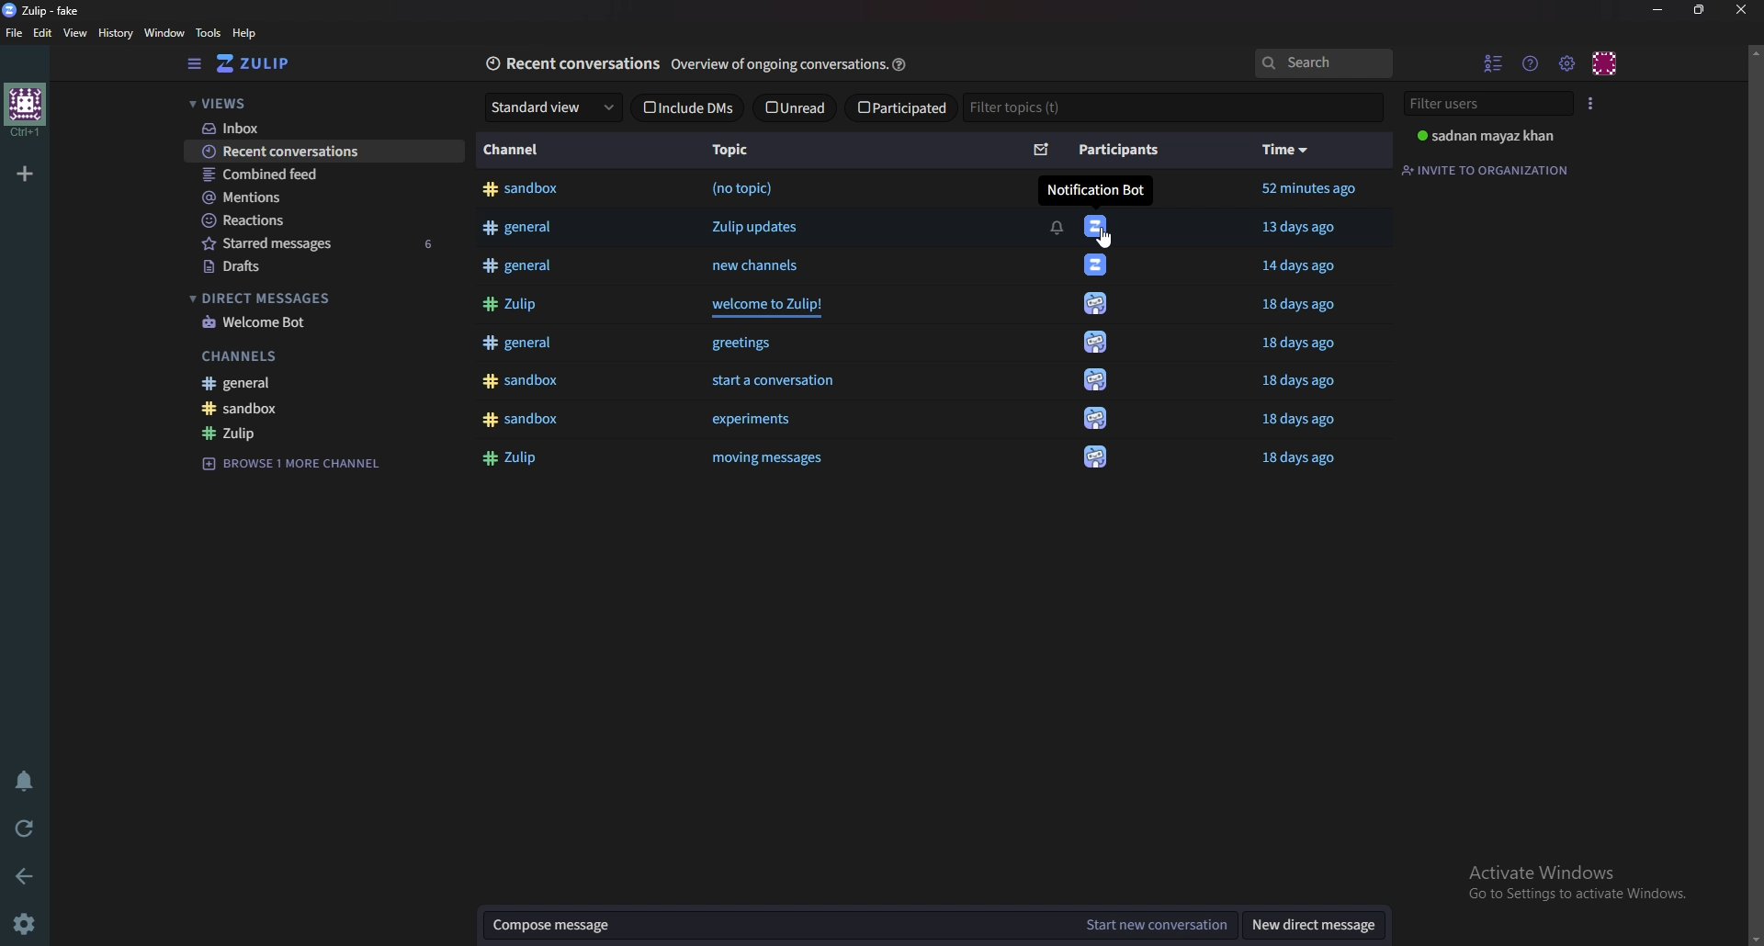 This screenshot has width=1764, height=946. What do you see at coordinates (293, 465) in the screenshot?
I see `Browse channel` at bounding box center [293, 465].